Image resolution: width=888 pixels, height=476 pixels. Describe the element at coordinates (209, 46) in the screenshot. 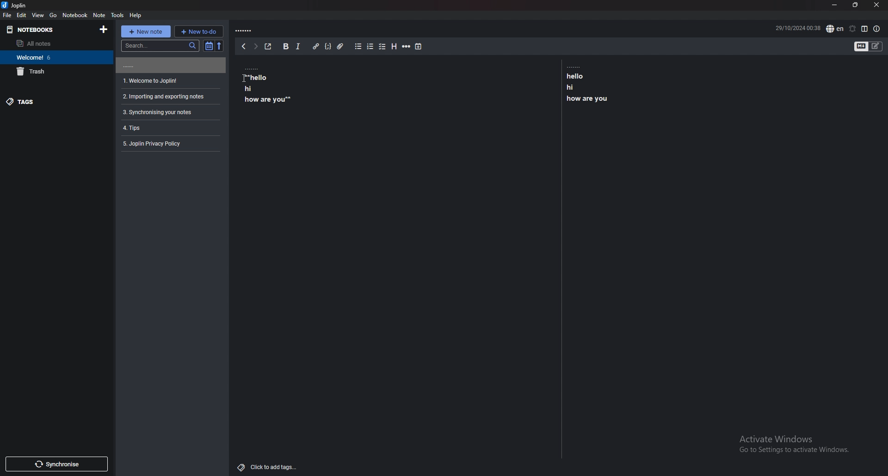

I see `toggle sort order field` at that location.